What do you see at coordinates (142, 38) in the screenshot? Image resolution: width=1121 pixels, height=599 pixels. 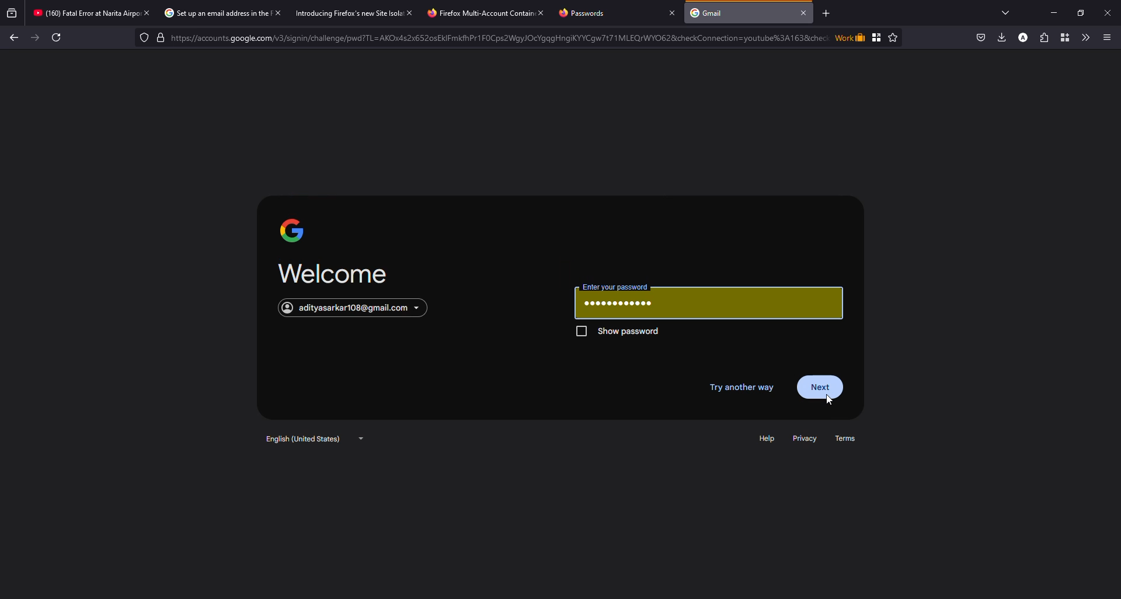 I see `tracking` at bounding box center [142, 38].